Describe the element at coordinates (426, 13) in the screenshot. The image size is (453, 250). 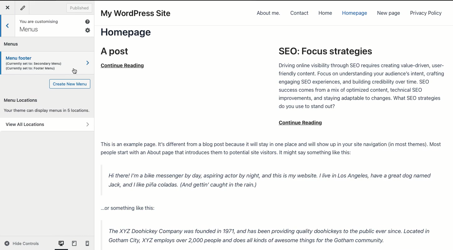
I see `Privacy policy ` at that location.